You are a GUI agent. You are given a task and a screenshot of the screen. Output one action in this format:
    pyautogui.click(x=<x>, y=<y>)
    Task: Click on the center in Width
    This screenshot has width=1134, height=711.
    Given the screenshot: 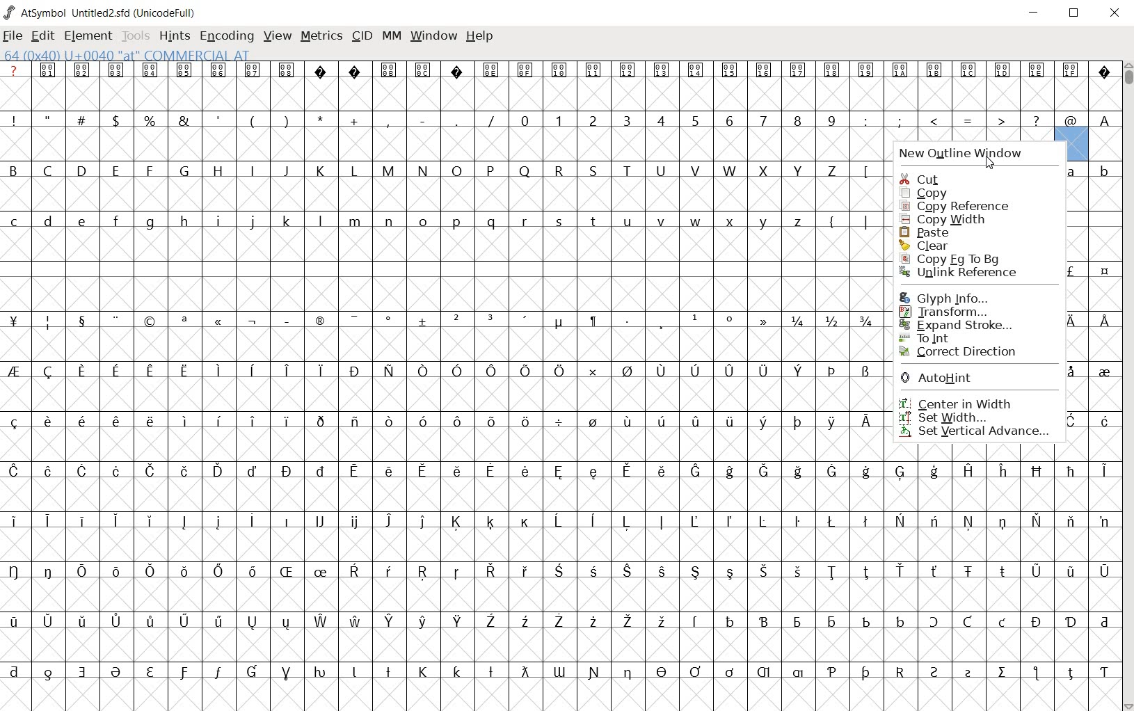 What is the action you would take?
    pyautogui.click(x=957, y=401)
    